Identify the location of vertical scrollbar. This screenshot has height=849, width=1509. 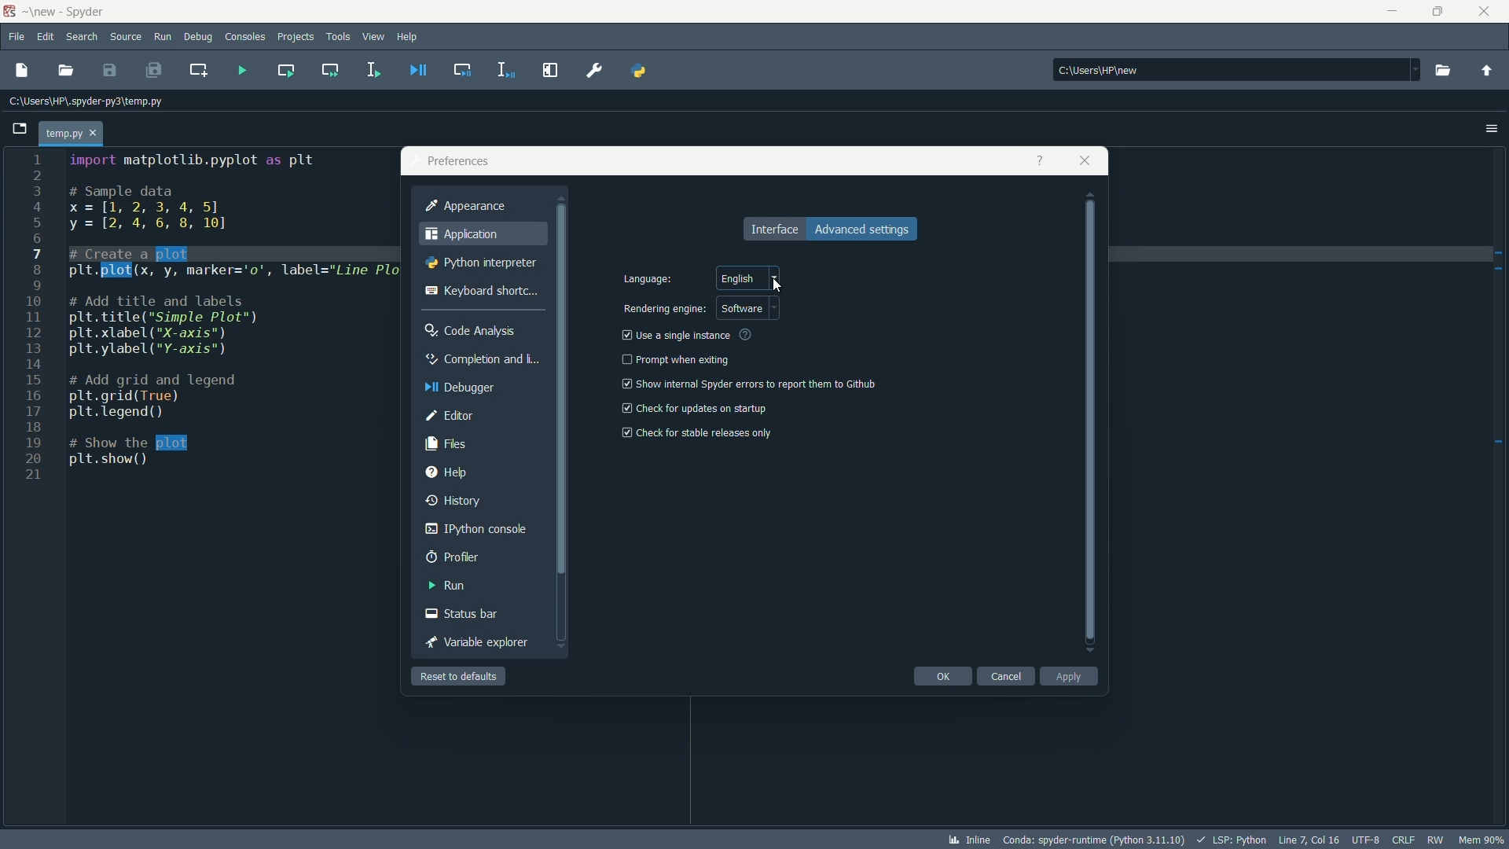
(563, 425).